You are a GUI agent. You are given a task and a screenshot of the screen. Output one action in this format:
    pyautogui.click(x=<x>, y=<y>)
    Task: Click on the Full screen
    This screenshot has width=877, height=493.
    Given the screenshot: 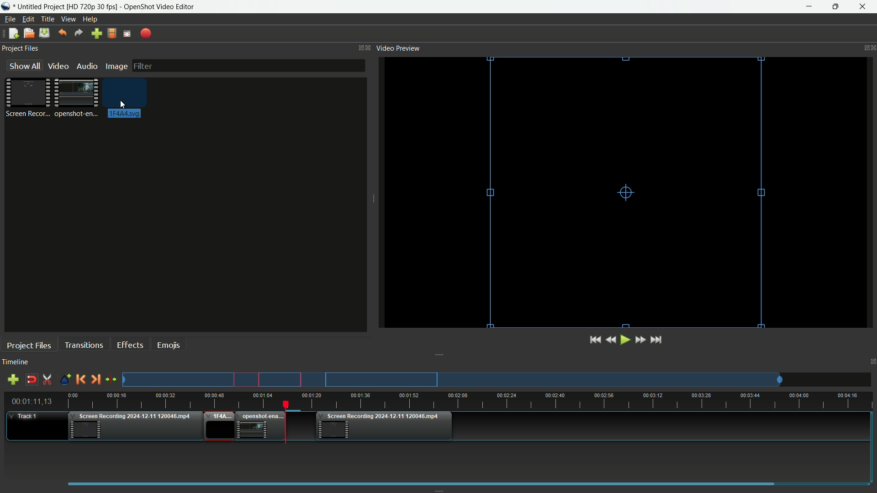 What is the action you would take?
    pyautogui.click(x=127, y=34)
    